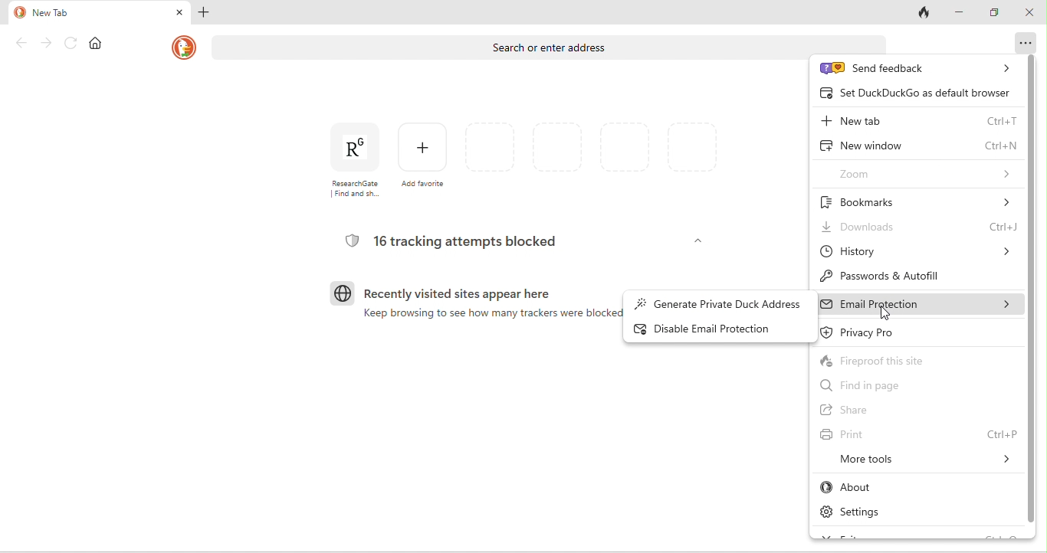  I want to click on forward, so click(44, 43).